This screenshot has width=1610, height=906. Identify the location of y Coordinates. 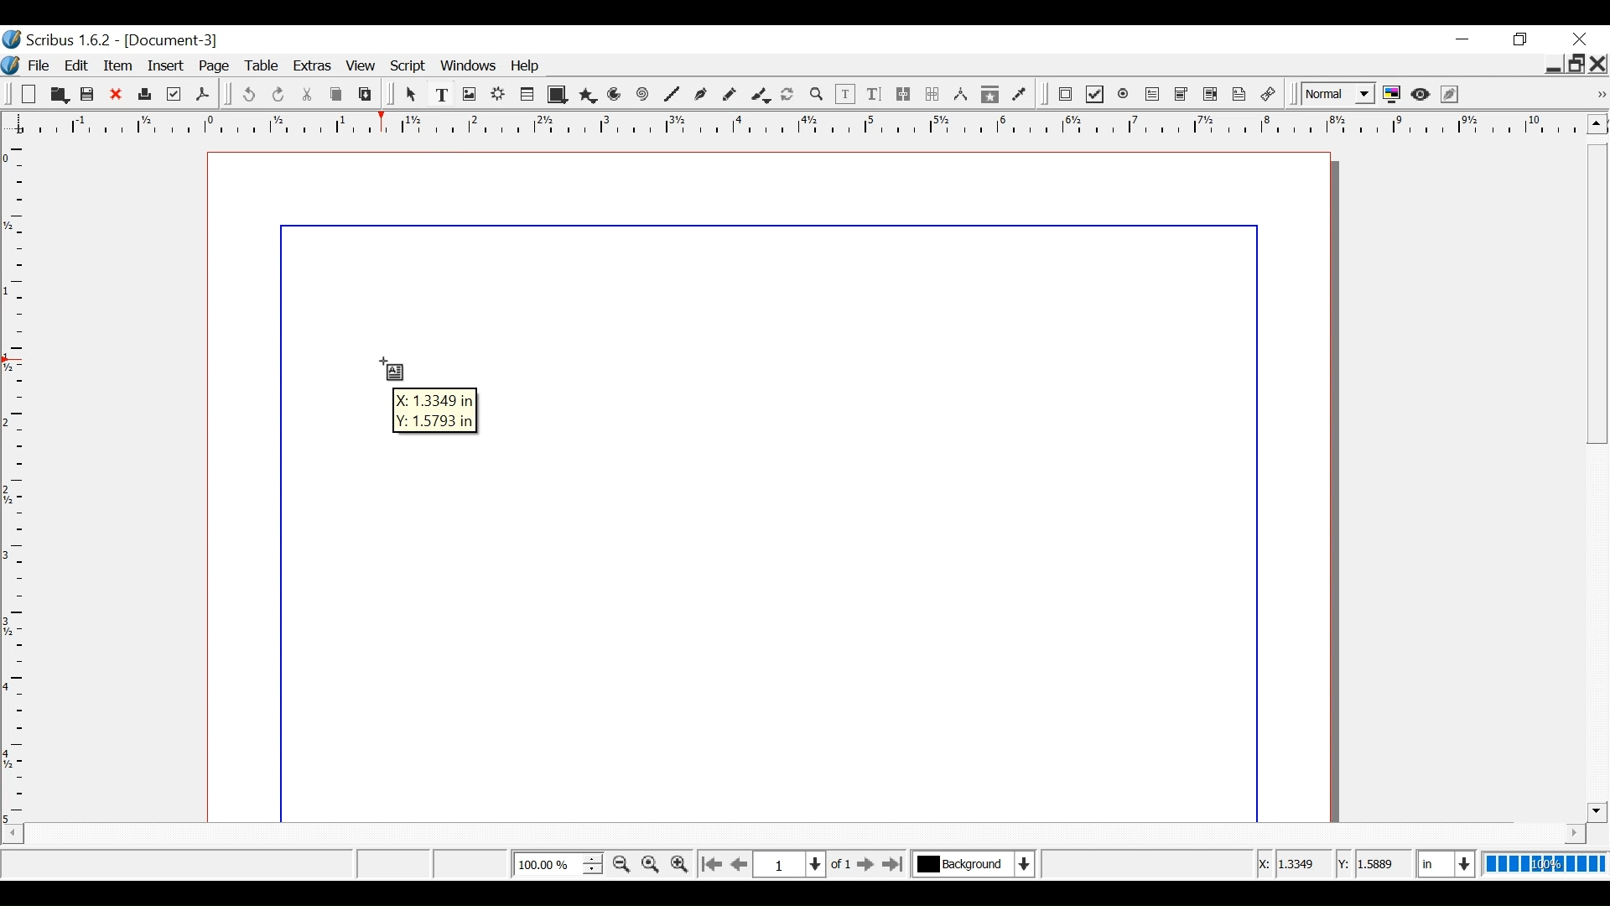
(1377, 865).